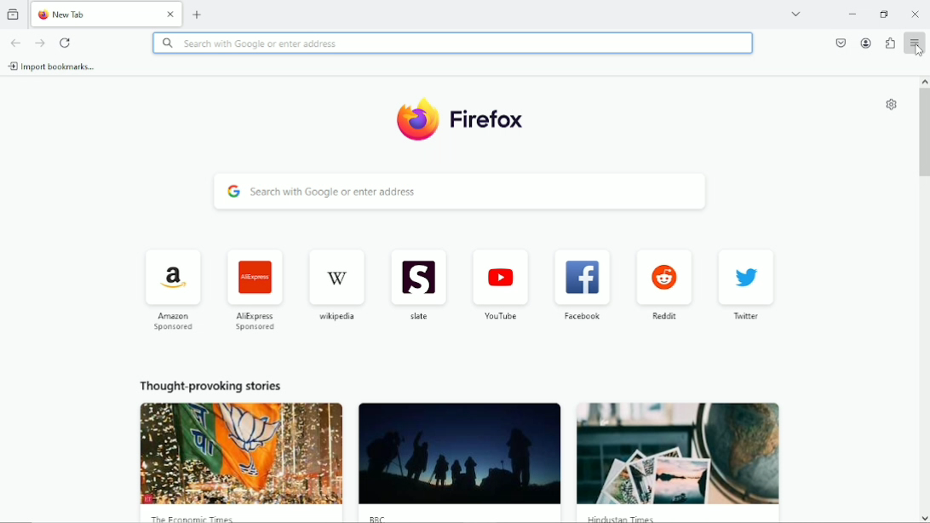 This screenshot has height=523, width=930. What do you see at coordinates (376, 518) in the screenshot?
I see `BBC` at bounding box center [376, 518].